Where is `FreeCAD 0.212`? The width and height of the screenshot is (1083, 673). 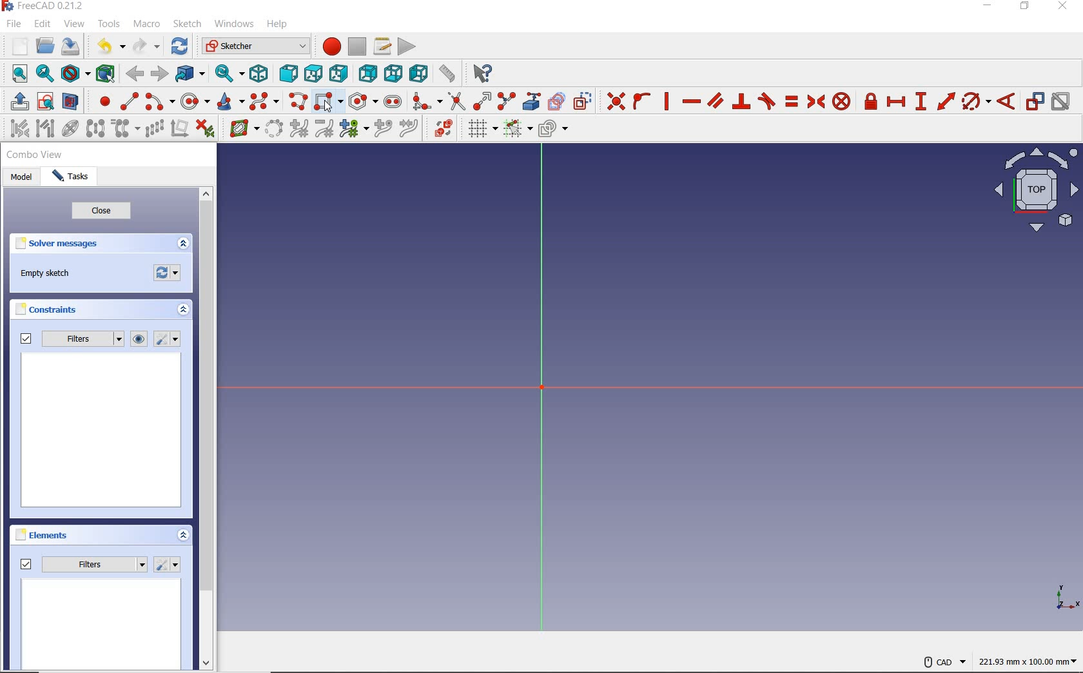
FreeCAD 0.212 is located at coordinates (47, 6).